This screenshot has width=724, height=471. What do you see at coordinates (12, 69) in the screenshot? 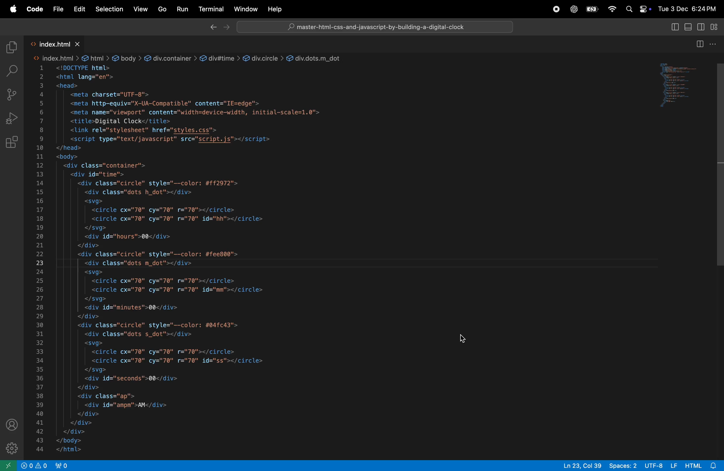
I see `search` at bounding box center [12, 69].